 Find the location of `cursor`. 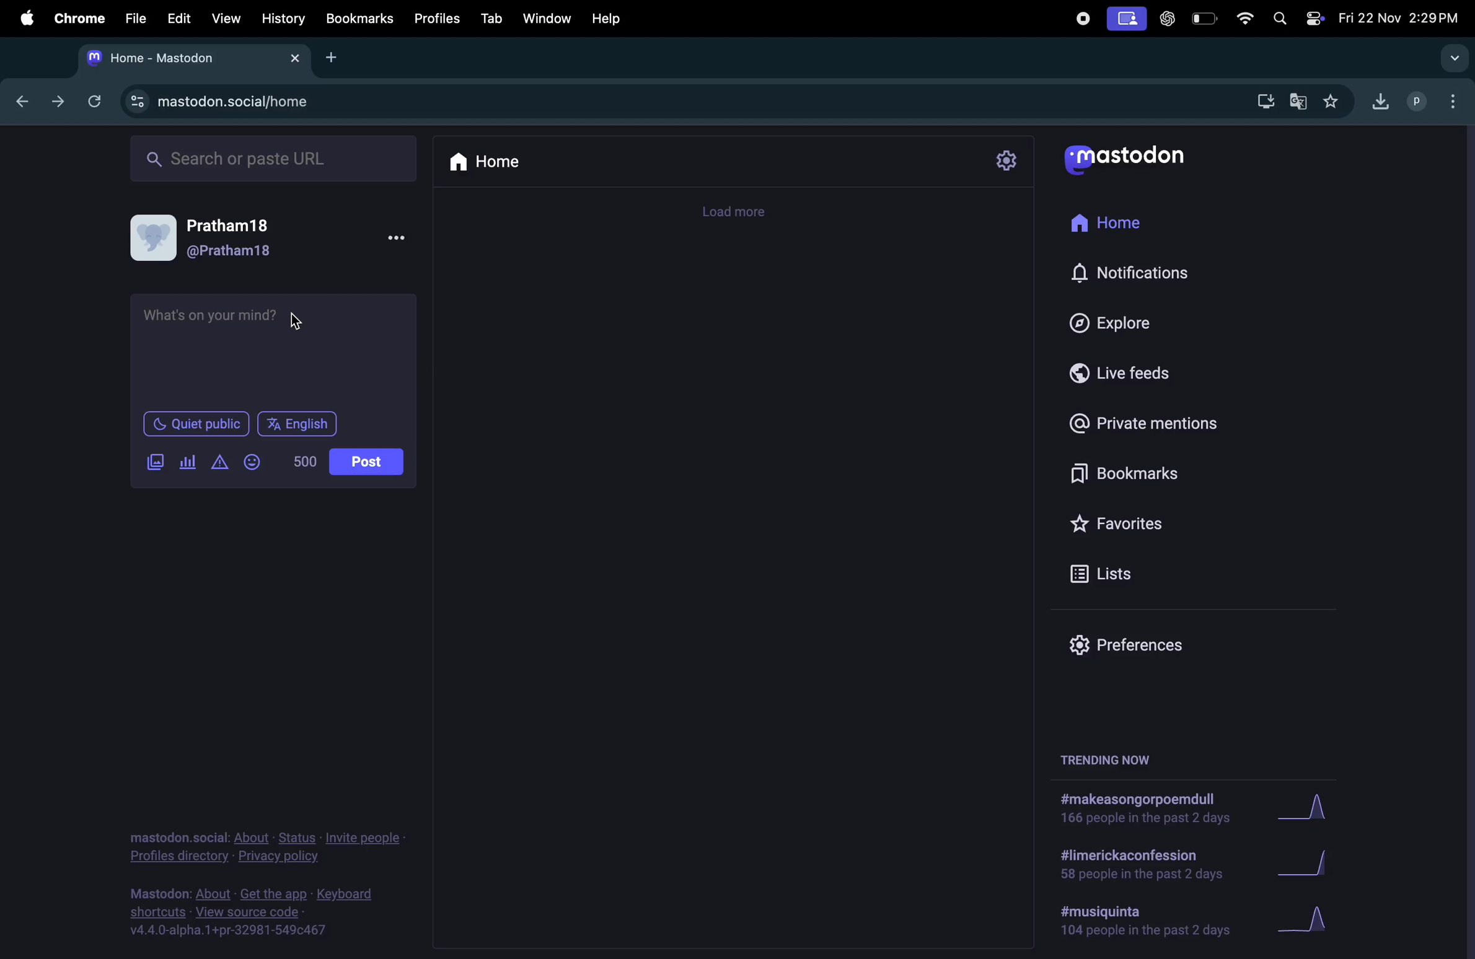

cursor is located at coordinates (292, 323).